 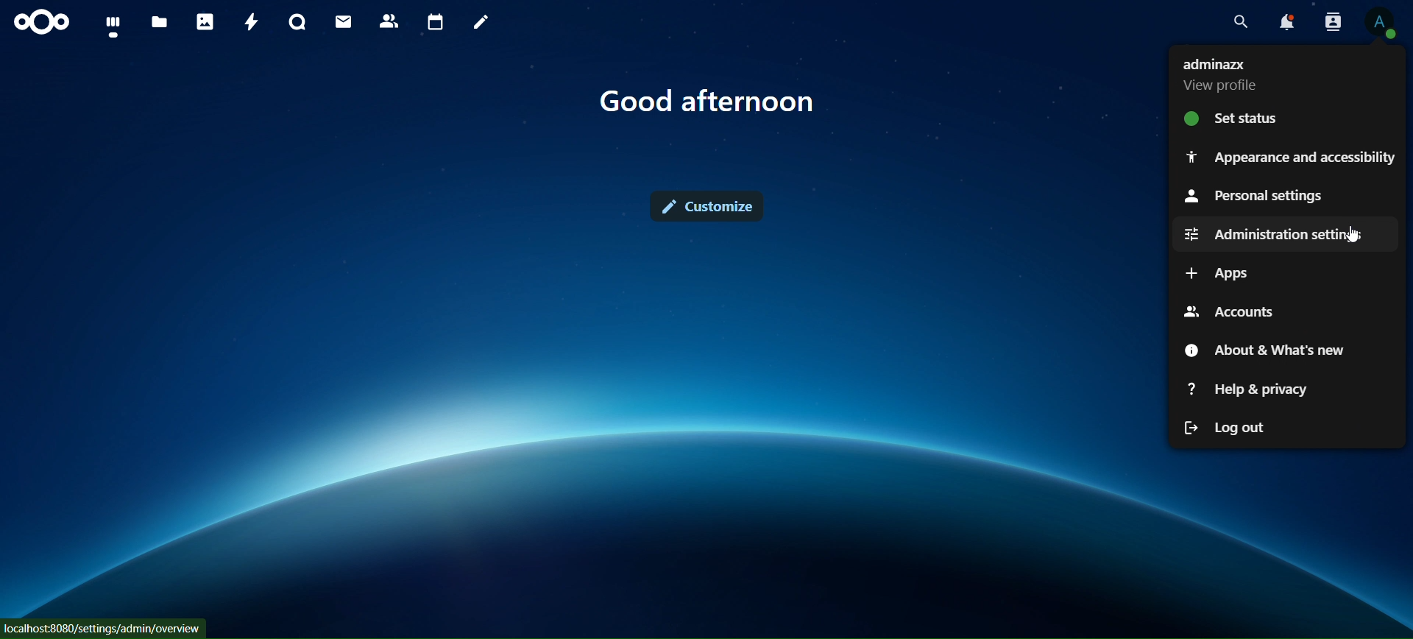 What do you see at coordinates (1227, 311) in the screenshot?
I see `accounts` at bounding box center [1227, 311].